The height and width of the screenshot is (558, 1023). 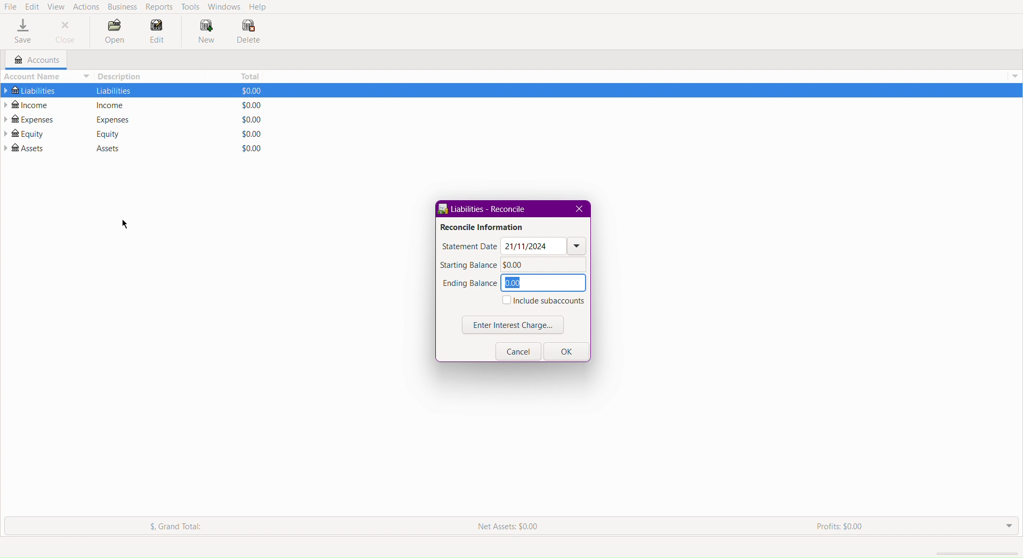 I want to click on Cancel , so click(x=517, y=352).